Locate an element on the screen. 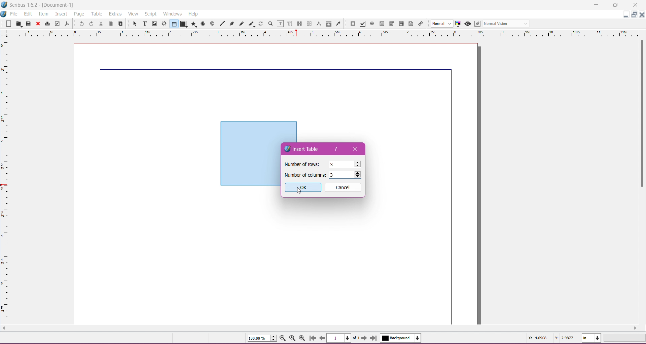  PDF Text Fields is located at coordinates (381, 24).